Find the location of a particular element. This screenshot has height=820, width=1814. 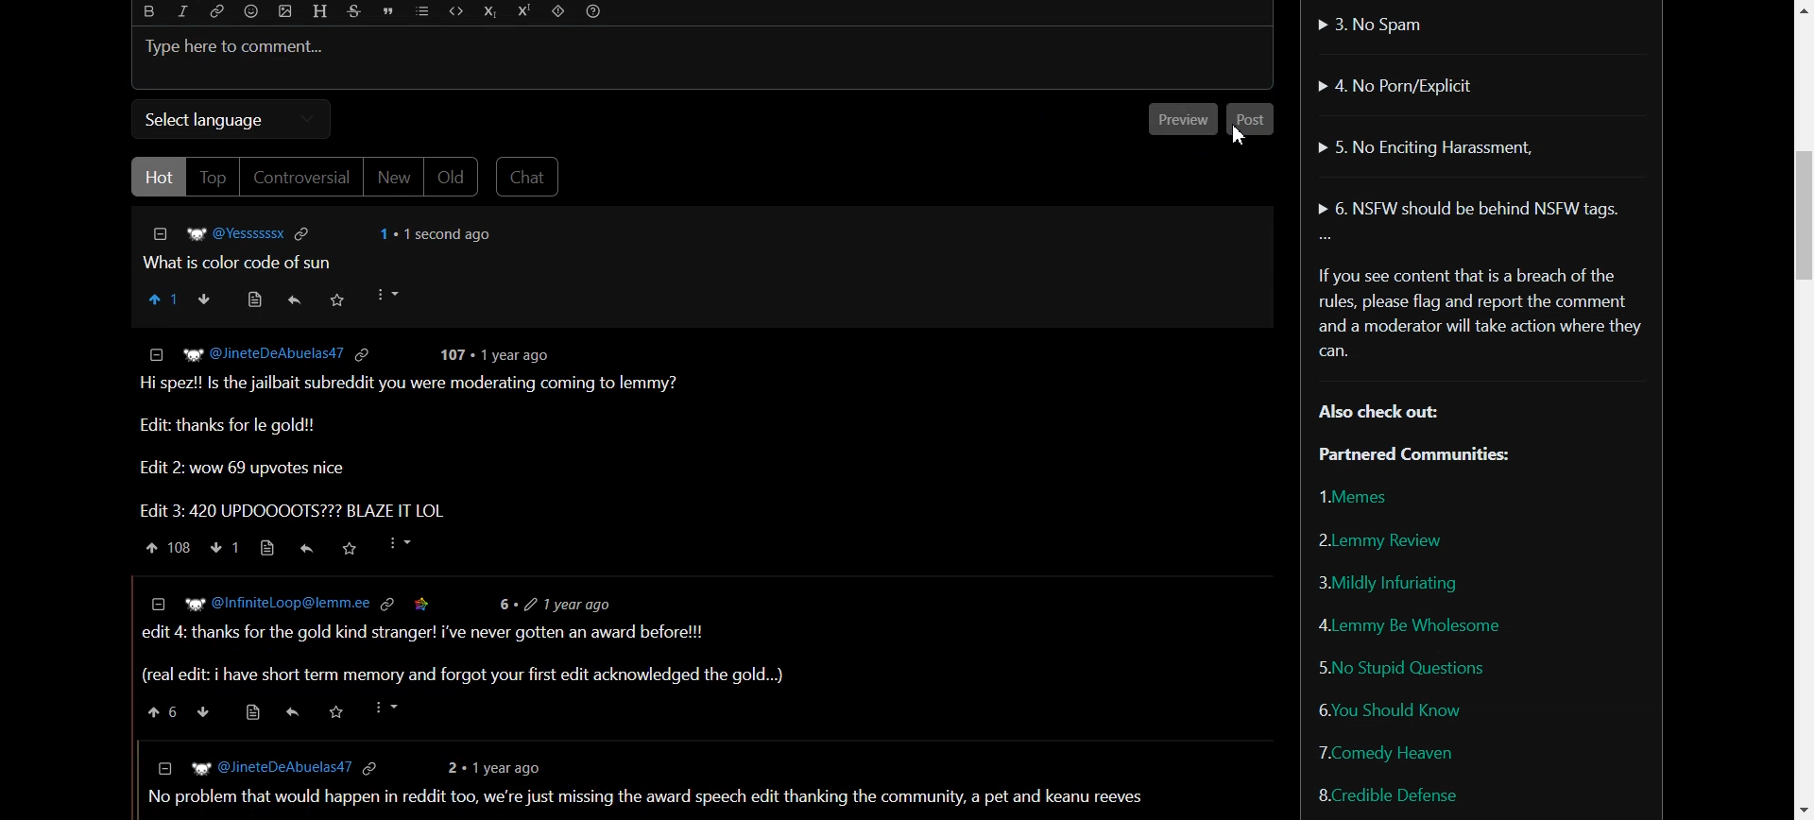

No Enciting Harassment, is located at coordinates (1429, 147).